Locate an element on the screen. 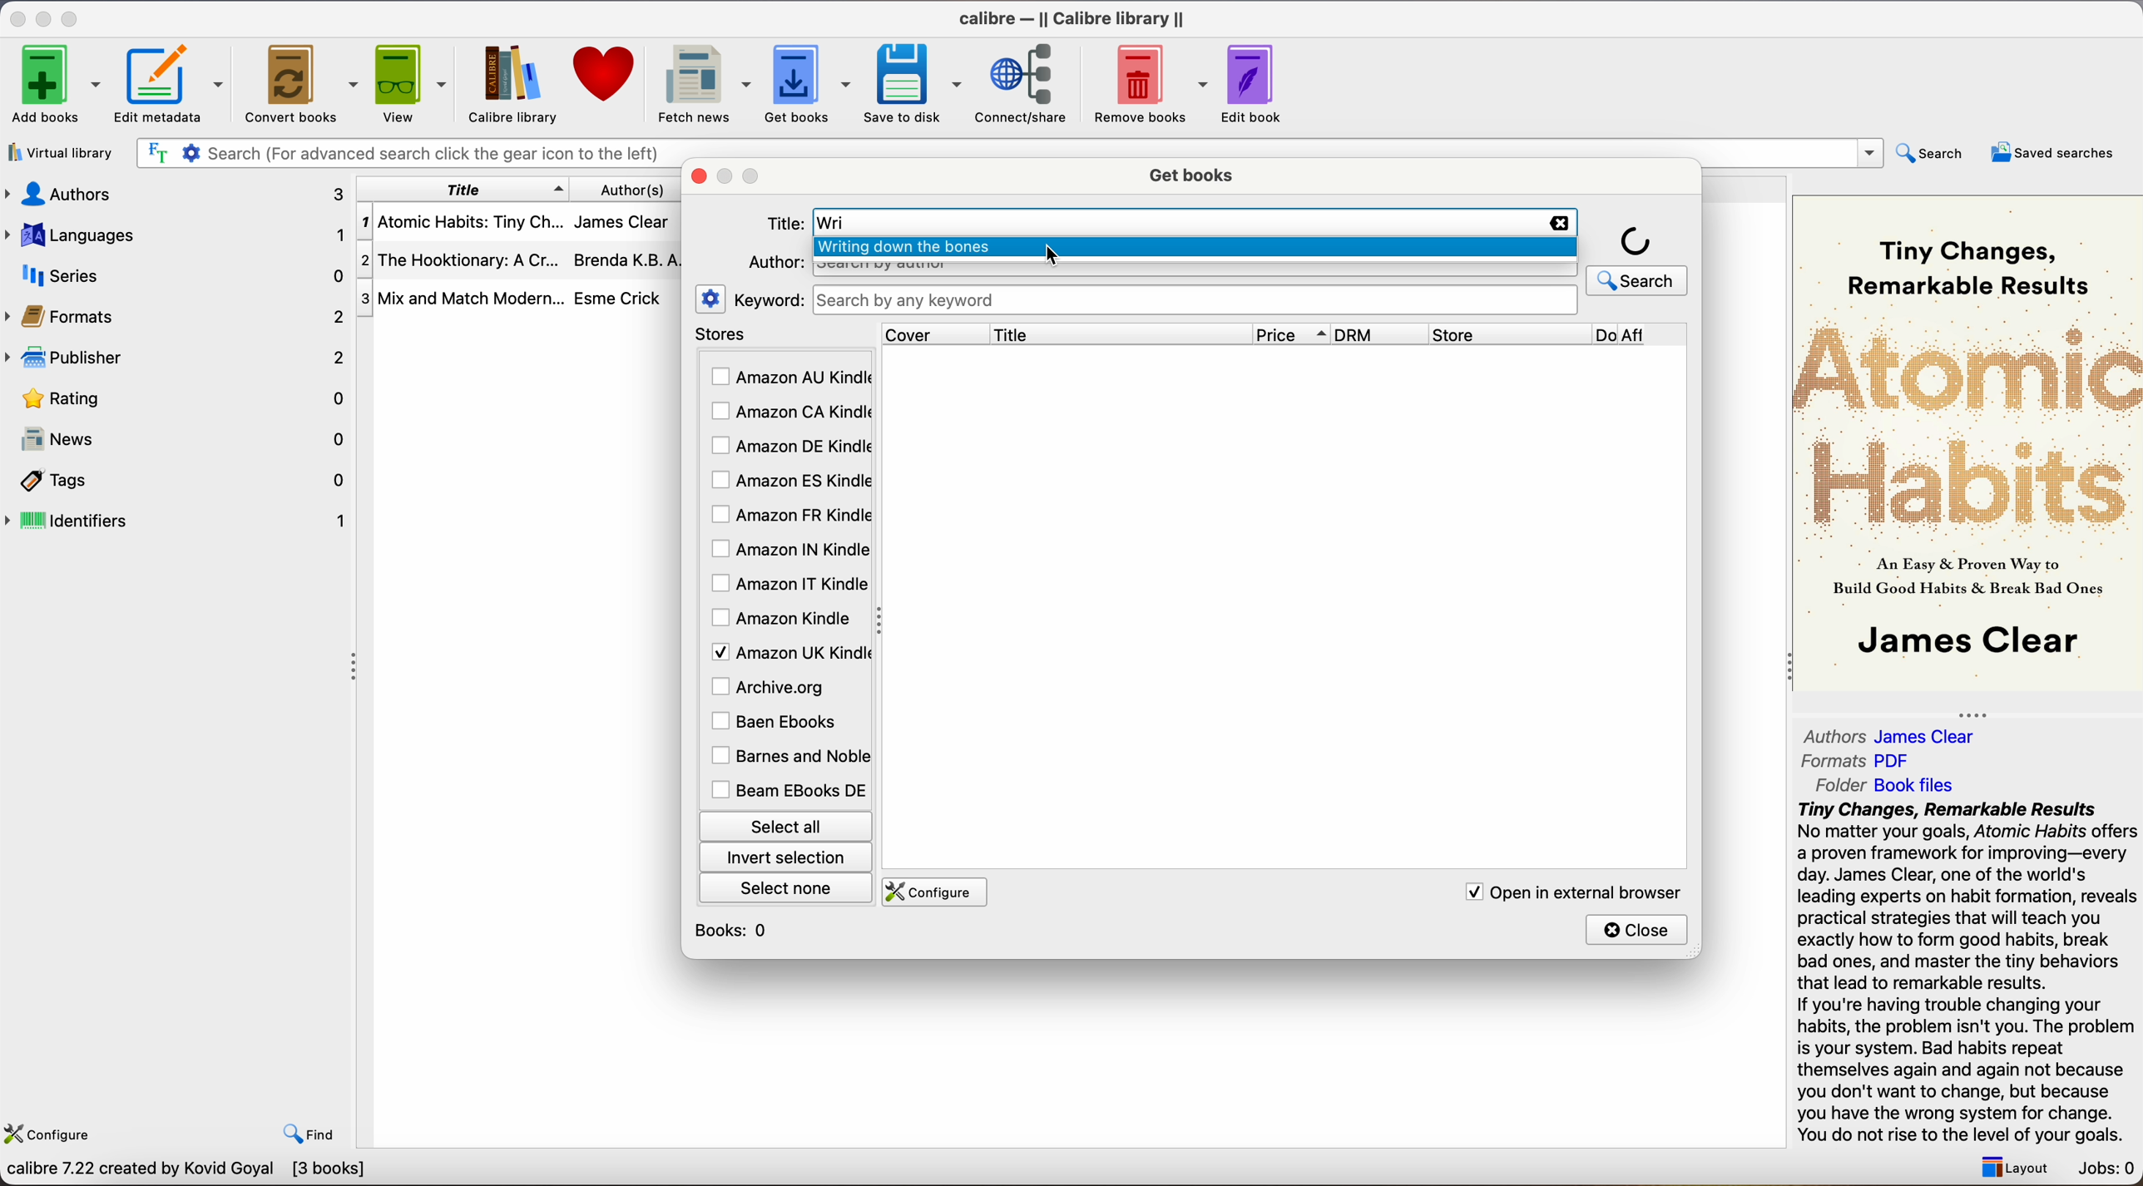 This screenshot has width=2143, height=1186. Brenda K.B.A... is located at coordinates (632, 260).